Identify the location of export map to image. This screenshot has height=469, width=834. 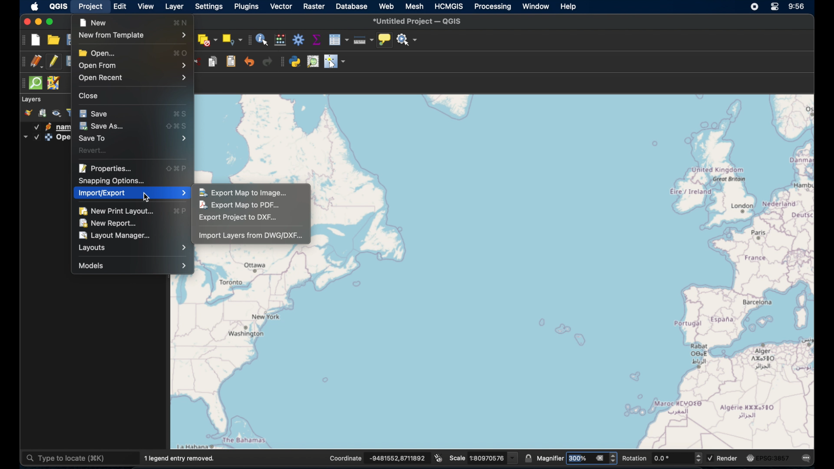
(245, 192).